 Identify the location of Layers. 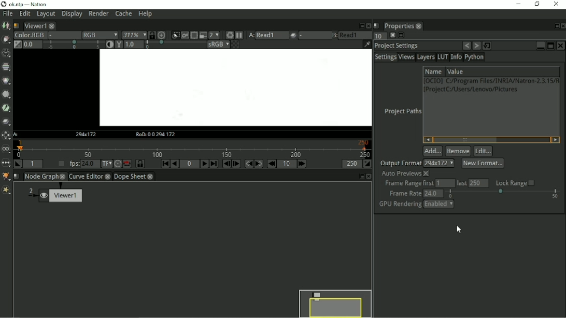
(426, 57).